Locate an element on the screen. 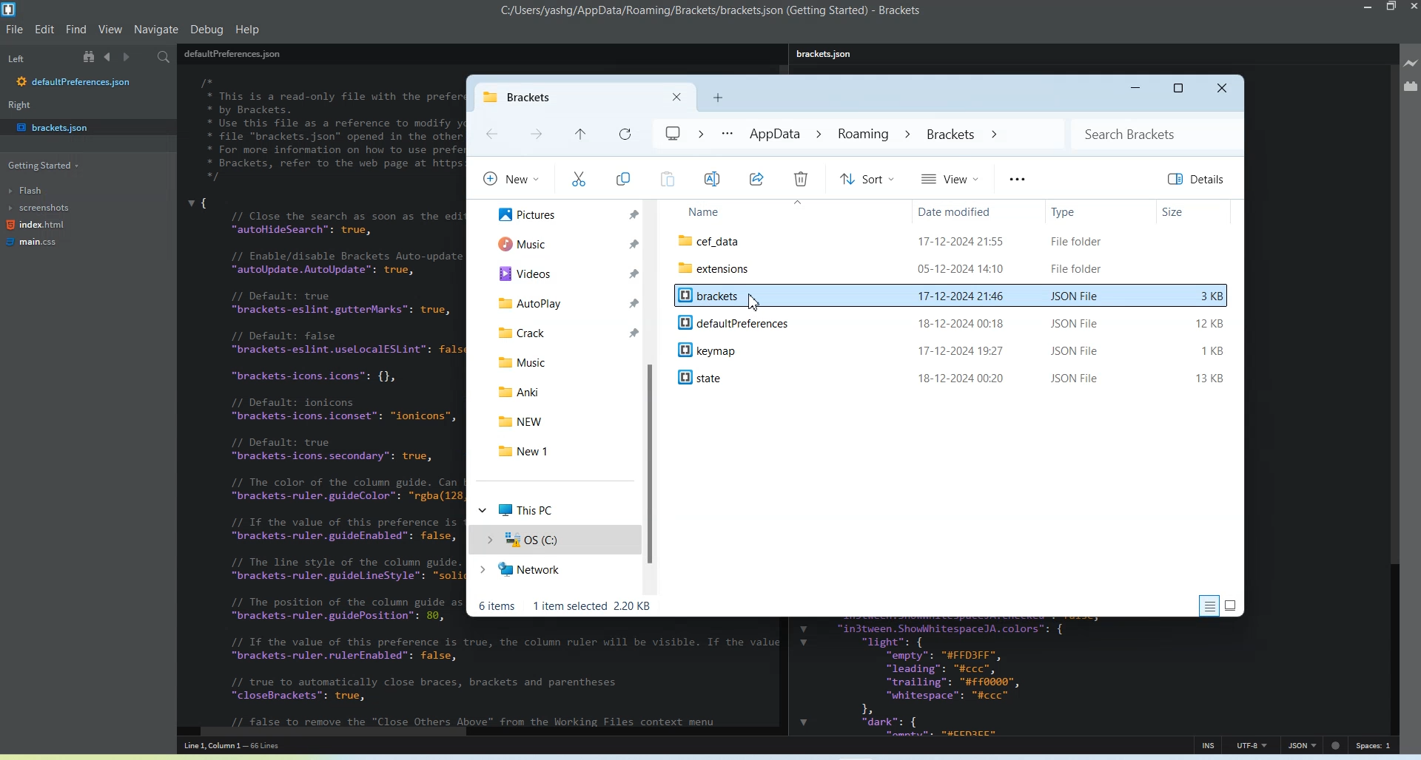 This screenshot has height=760, width=1421. View is located at coordinates (110, 30).